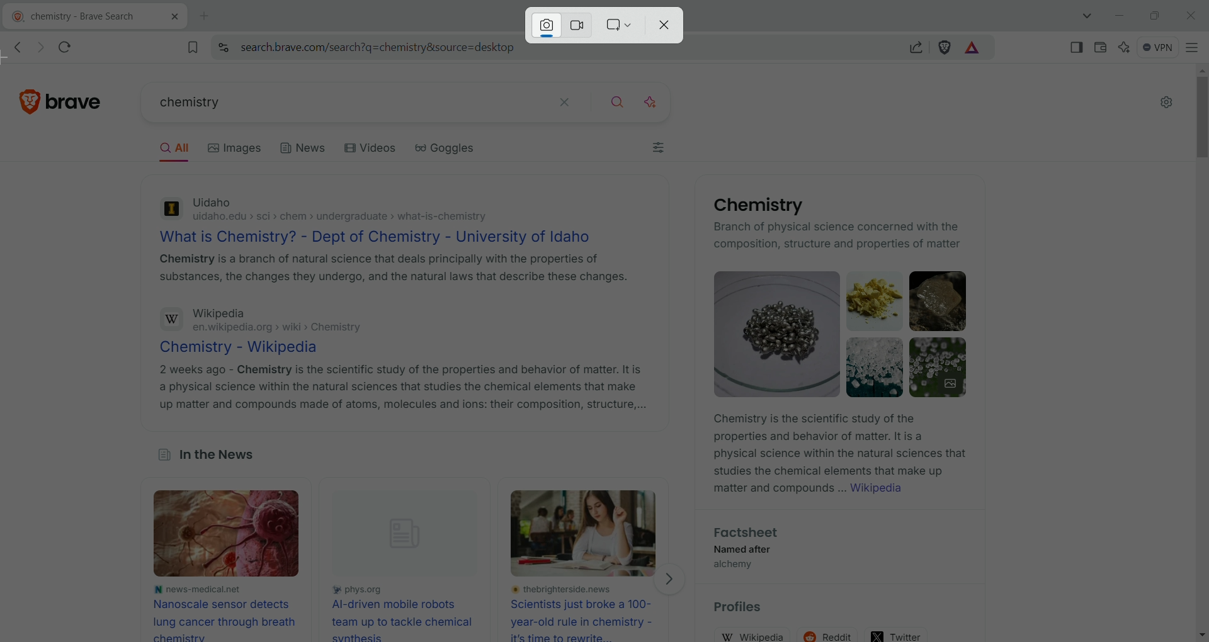  I want to click on Uidaho uidaho.edu › sci › chem › undergraduate › what-is-chemistry What is Chemistry? - Dept of Chemistry - University of Idaho, so click(379, 219).